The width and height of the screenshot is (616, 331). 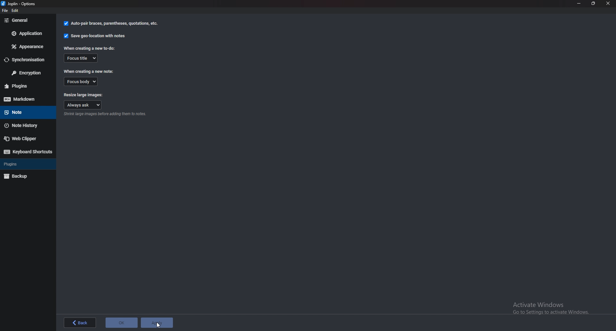 What do you see at coordinates (26, 139) in the screenshot?
I see `Web Clipper` at bounding box center [26, 139].